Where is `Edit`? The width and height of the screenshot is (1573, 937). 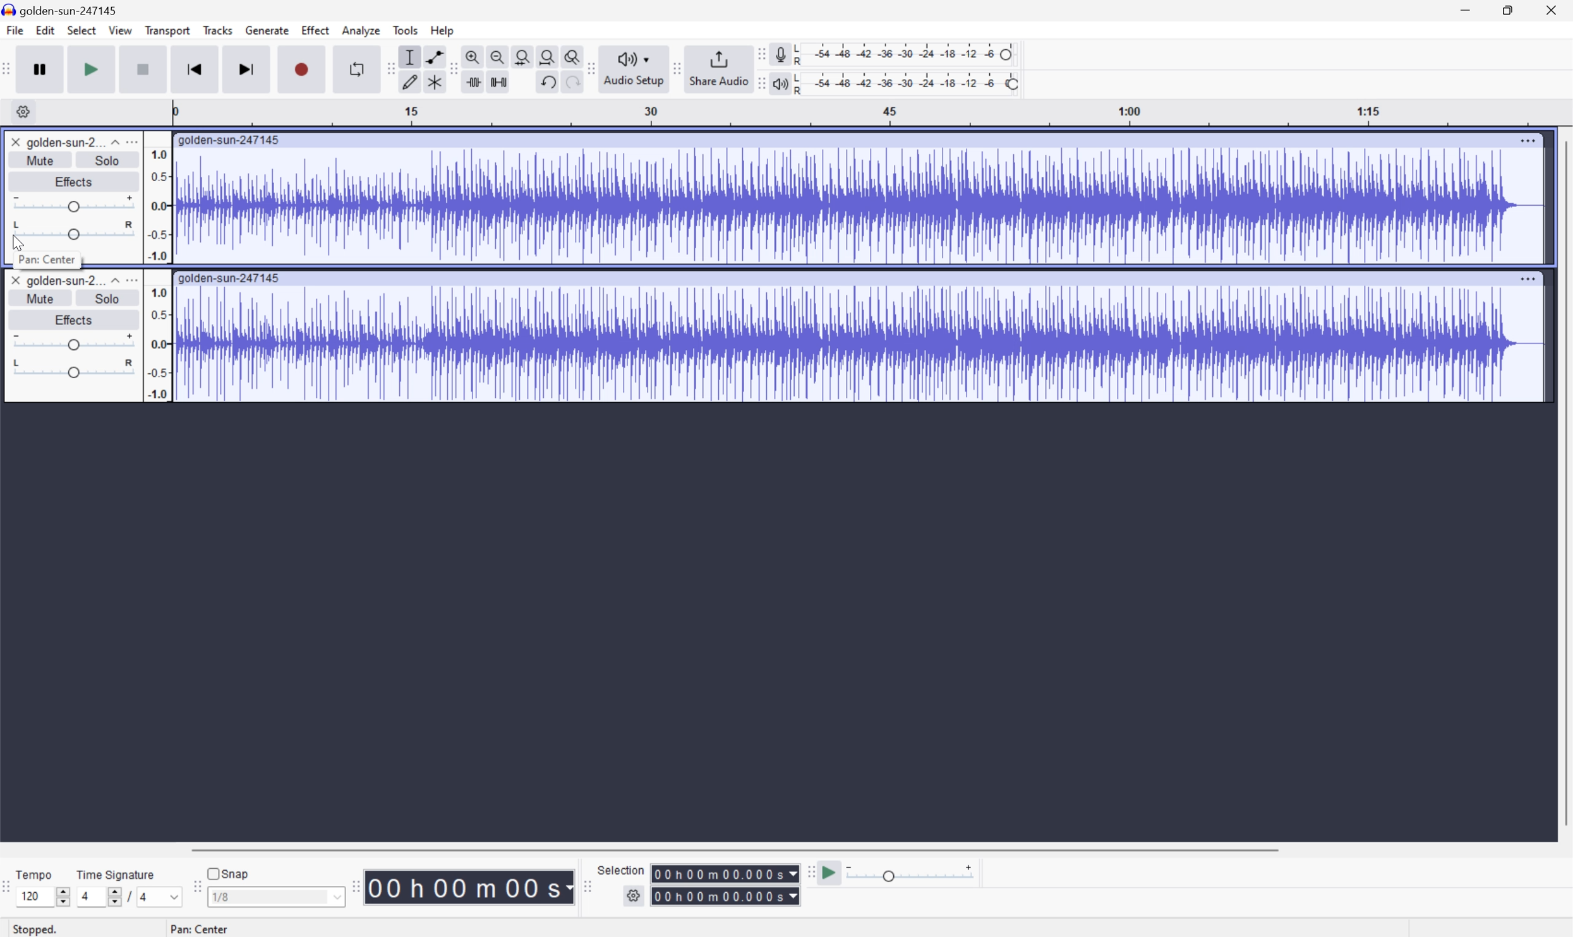
Edit is located at coordinates (45, 32).